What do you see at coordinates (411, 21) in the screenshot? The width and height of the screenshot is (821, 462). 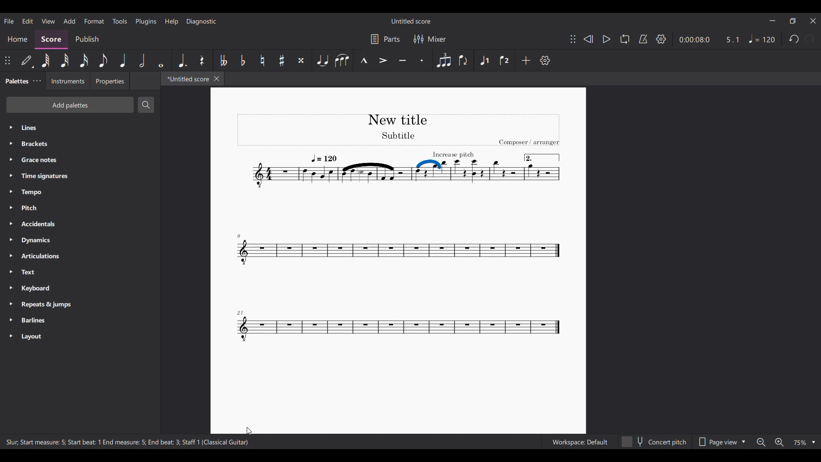 I see `Untitled score` at bounding box center [411, 21].